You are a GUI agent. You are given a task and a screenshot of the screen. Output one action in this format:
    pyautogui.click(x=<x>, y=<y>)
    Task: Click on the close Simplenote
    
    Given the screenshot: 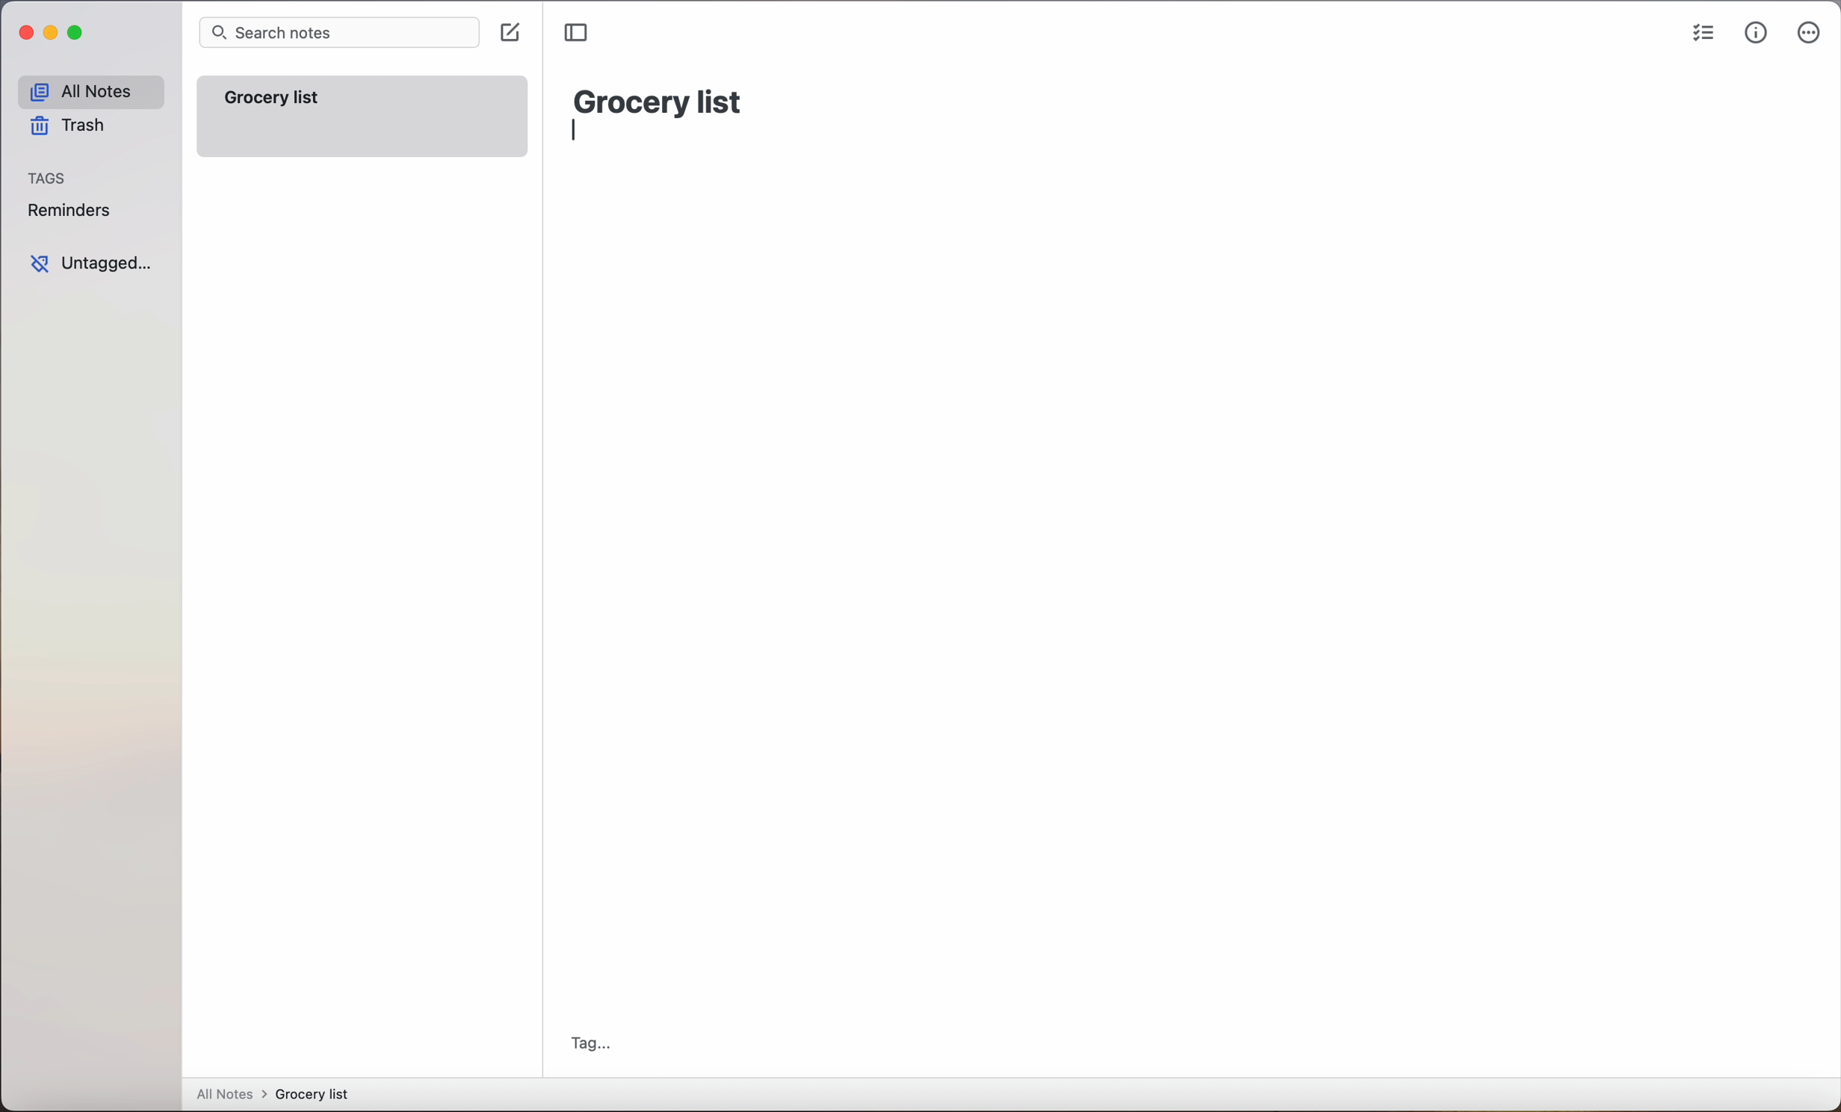 What is the action you would take?
    pyautogui.click(x=25, y=34)
    